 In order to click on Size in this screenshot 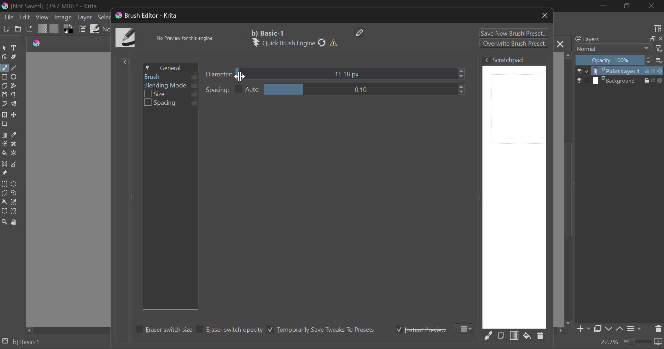, I will do `click(172, 94)`.